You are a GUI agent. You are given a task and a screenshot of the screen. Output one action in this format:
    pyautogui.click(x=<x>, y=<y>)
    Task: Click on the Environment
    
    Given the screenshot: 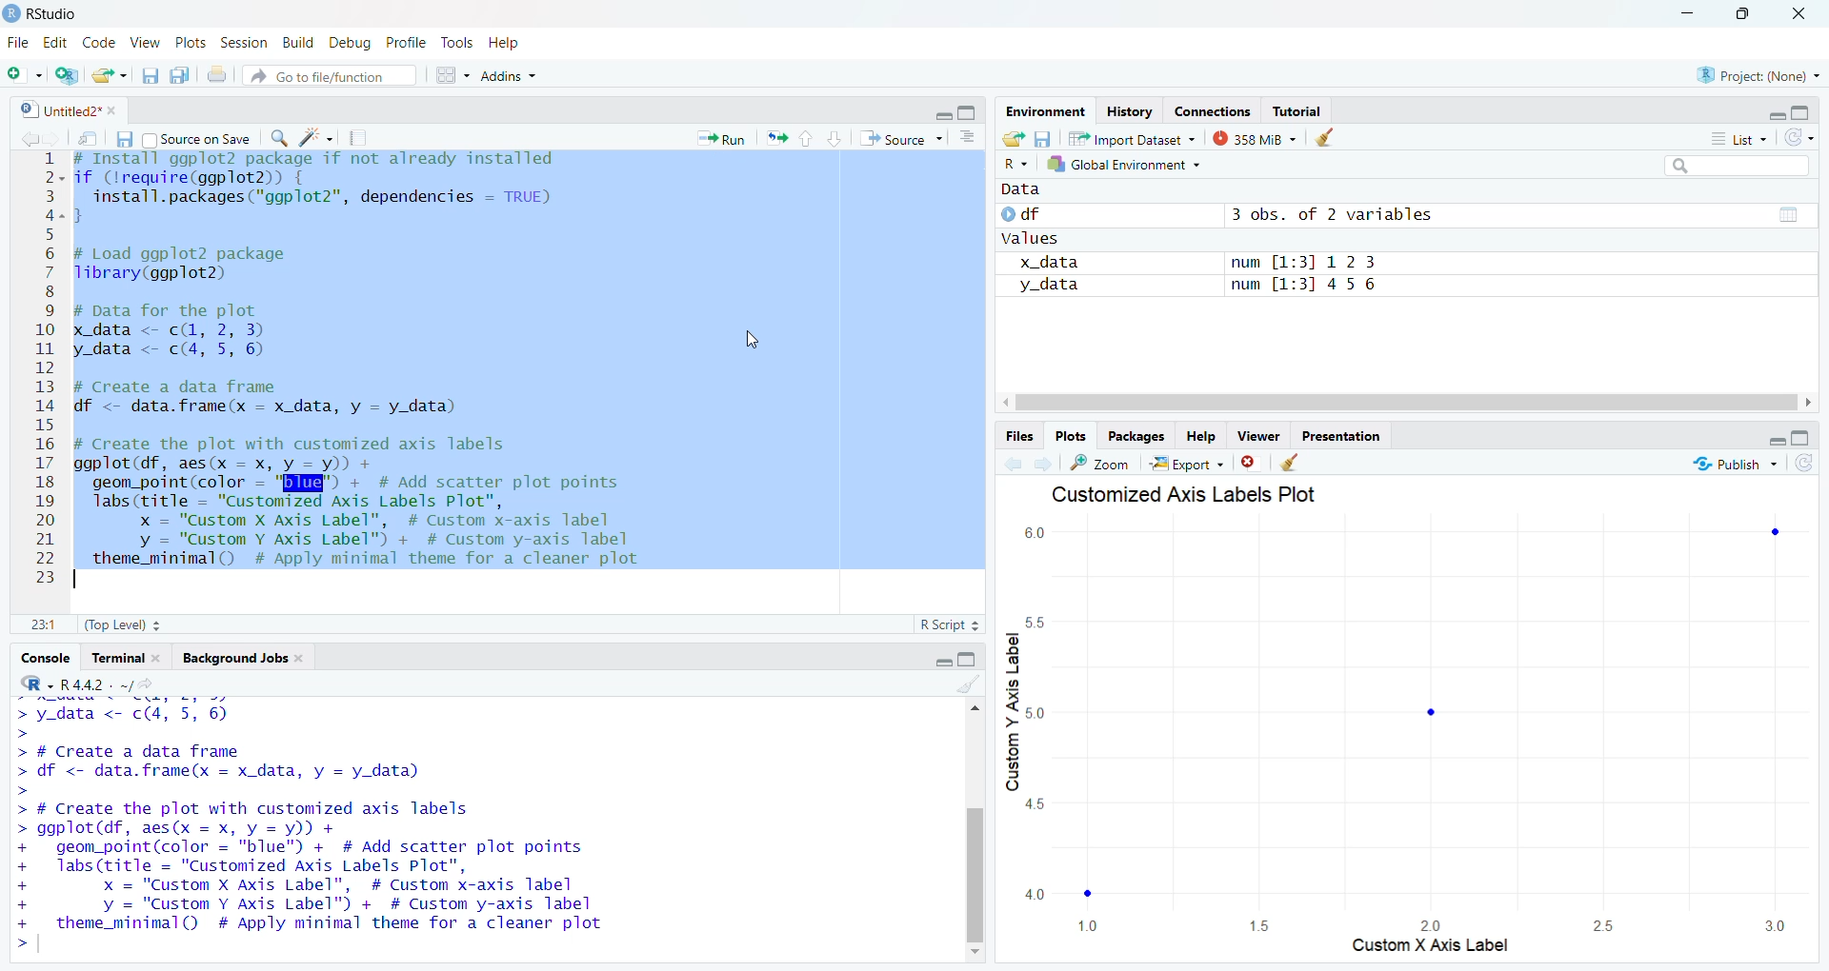 What is the action you would take?
    pyautogui.click(x=1037, y=111)
    